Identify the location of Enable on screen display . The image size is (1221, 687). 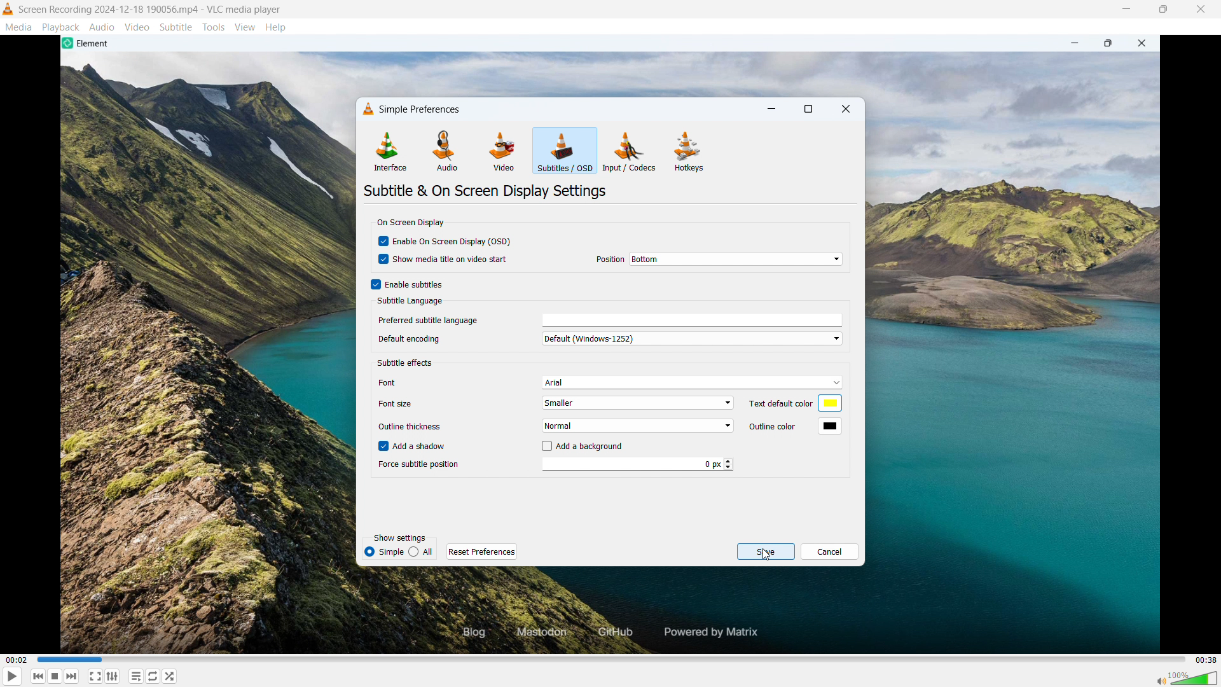
(455, 242).